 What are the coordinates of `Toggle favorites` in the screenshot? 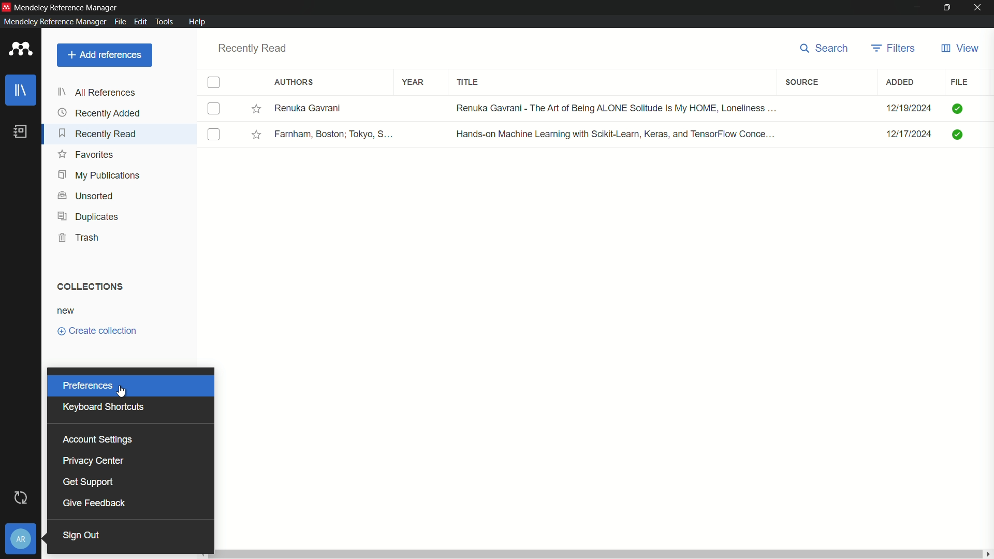 It's located at (256, 108).